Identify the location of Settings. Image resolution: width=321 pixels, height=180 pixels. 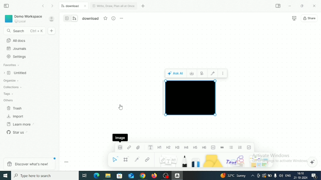
(16, 57).